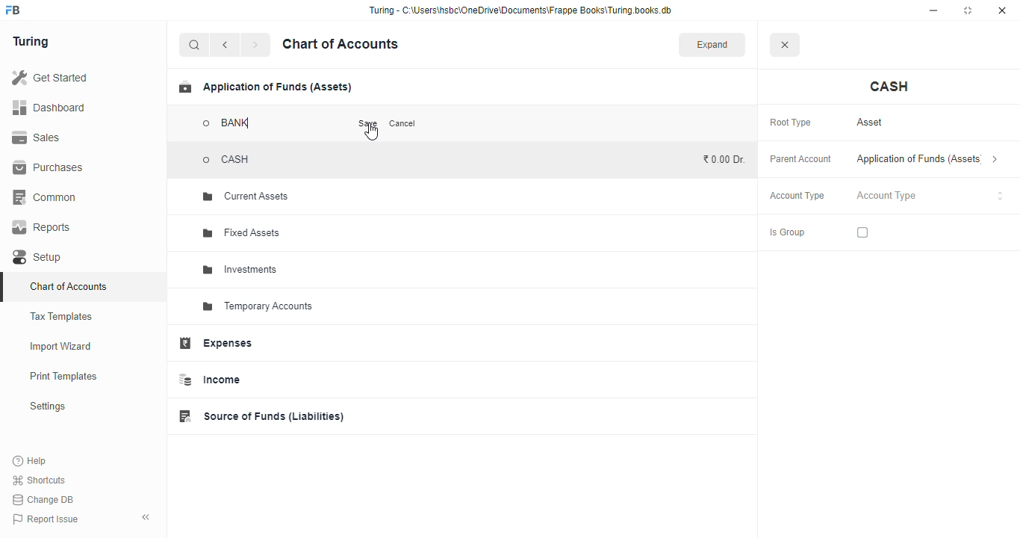  Describe the element at coordinates (927, 159) in the screenshot. I see `application of funds (assets)` at that location.